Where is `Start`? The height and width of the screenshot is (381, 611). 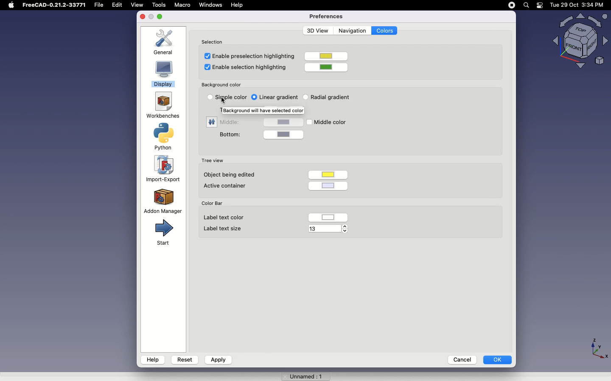 Start is located at coordinates (163, 233).